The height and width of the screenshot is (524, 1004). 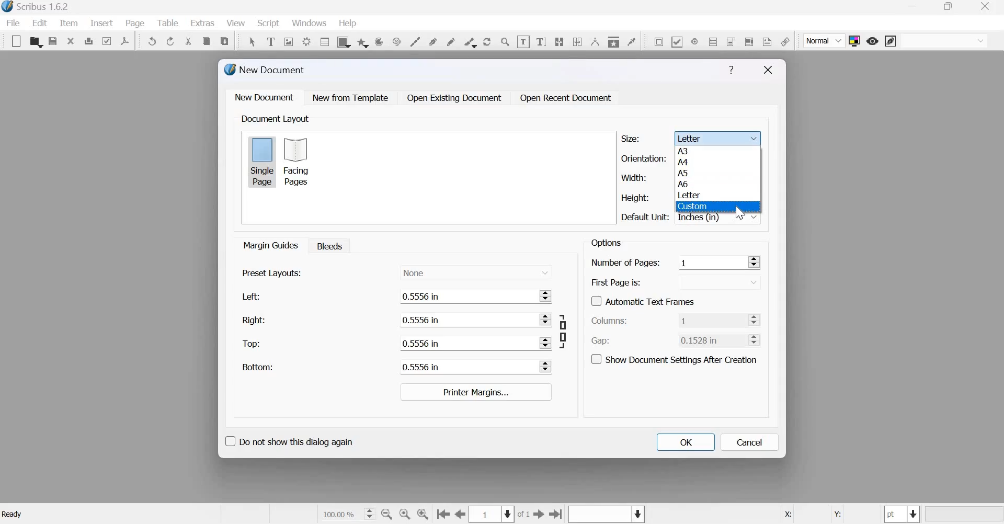 I want to click on Close, so click(x=768, y=70).